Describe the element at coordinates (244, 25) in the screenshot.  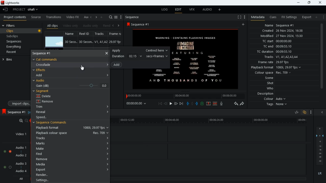
I see `add` at that location.